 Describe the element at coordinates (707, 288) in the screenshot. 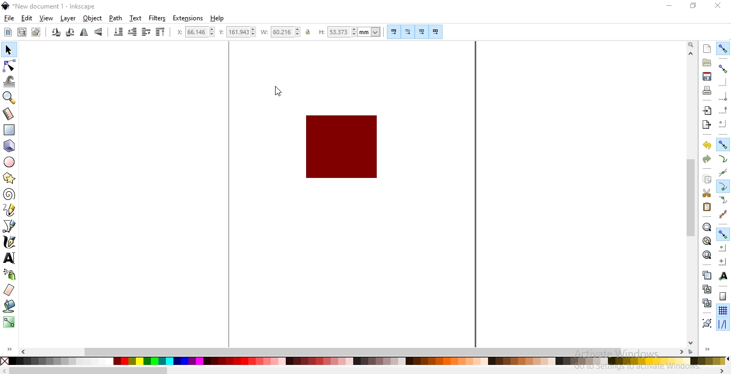

I see `create a clone` at that location.